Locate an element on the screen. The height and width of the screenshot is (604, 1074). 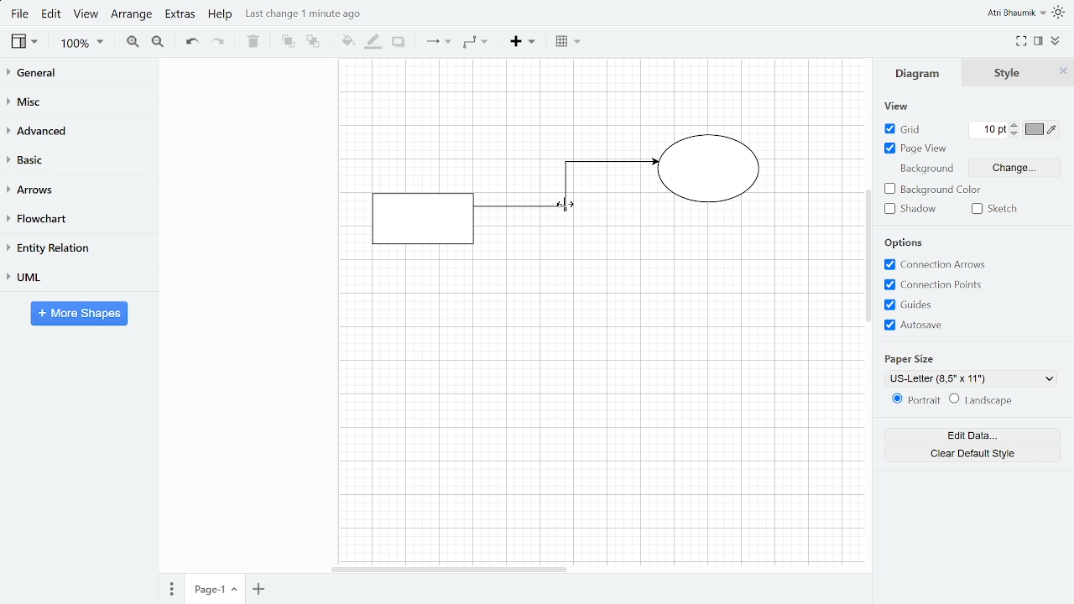
Style is located at coordinates (1009, 73).